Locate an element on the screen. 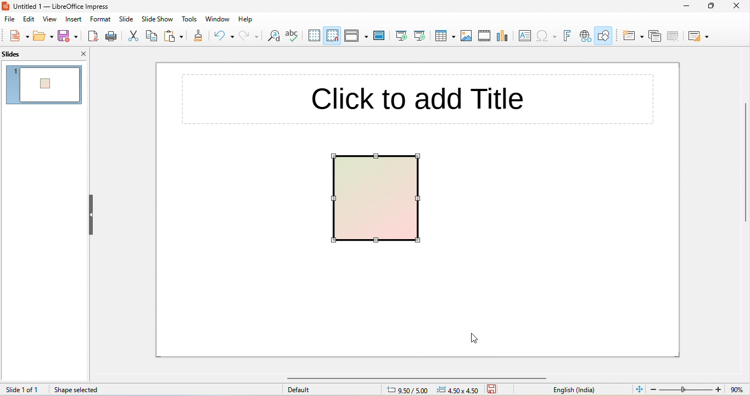 This screenshot has width=750, height=396. clone is located at coordinates (197, 35).